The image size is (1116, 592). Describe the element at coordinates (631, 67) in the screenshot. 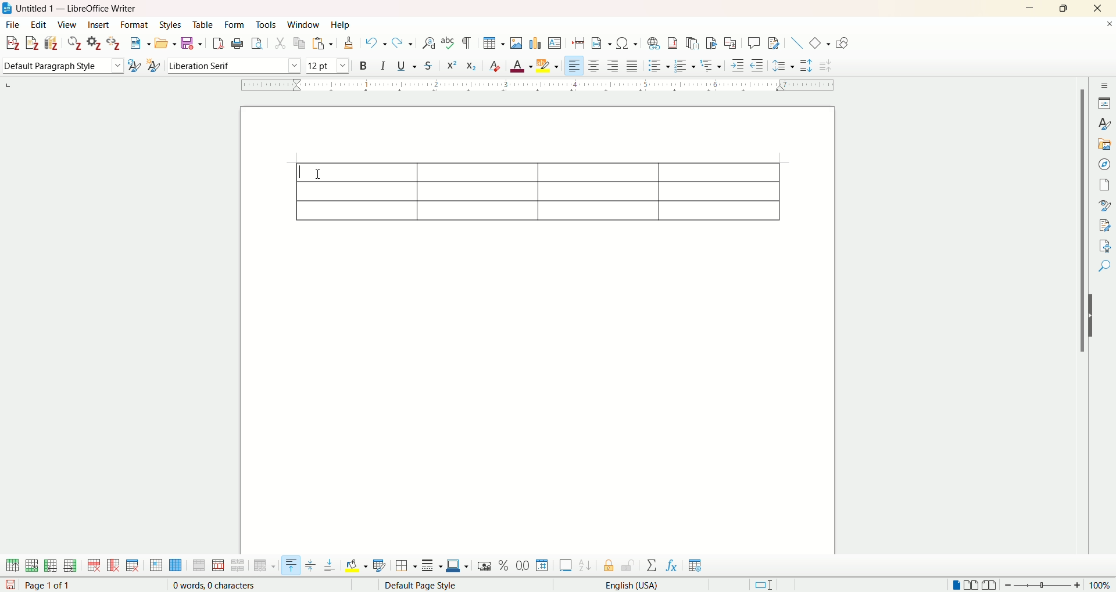

I see `justified` at that location.